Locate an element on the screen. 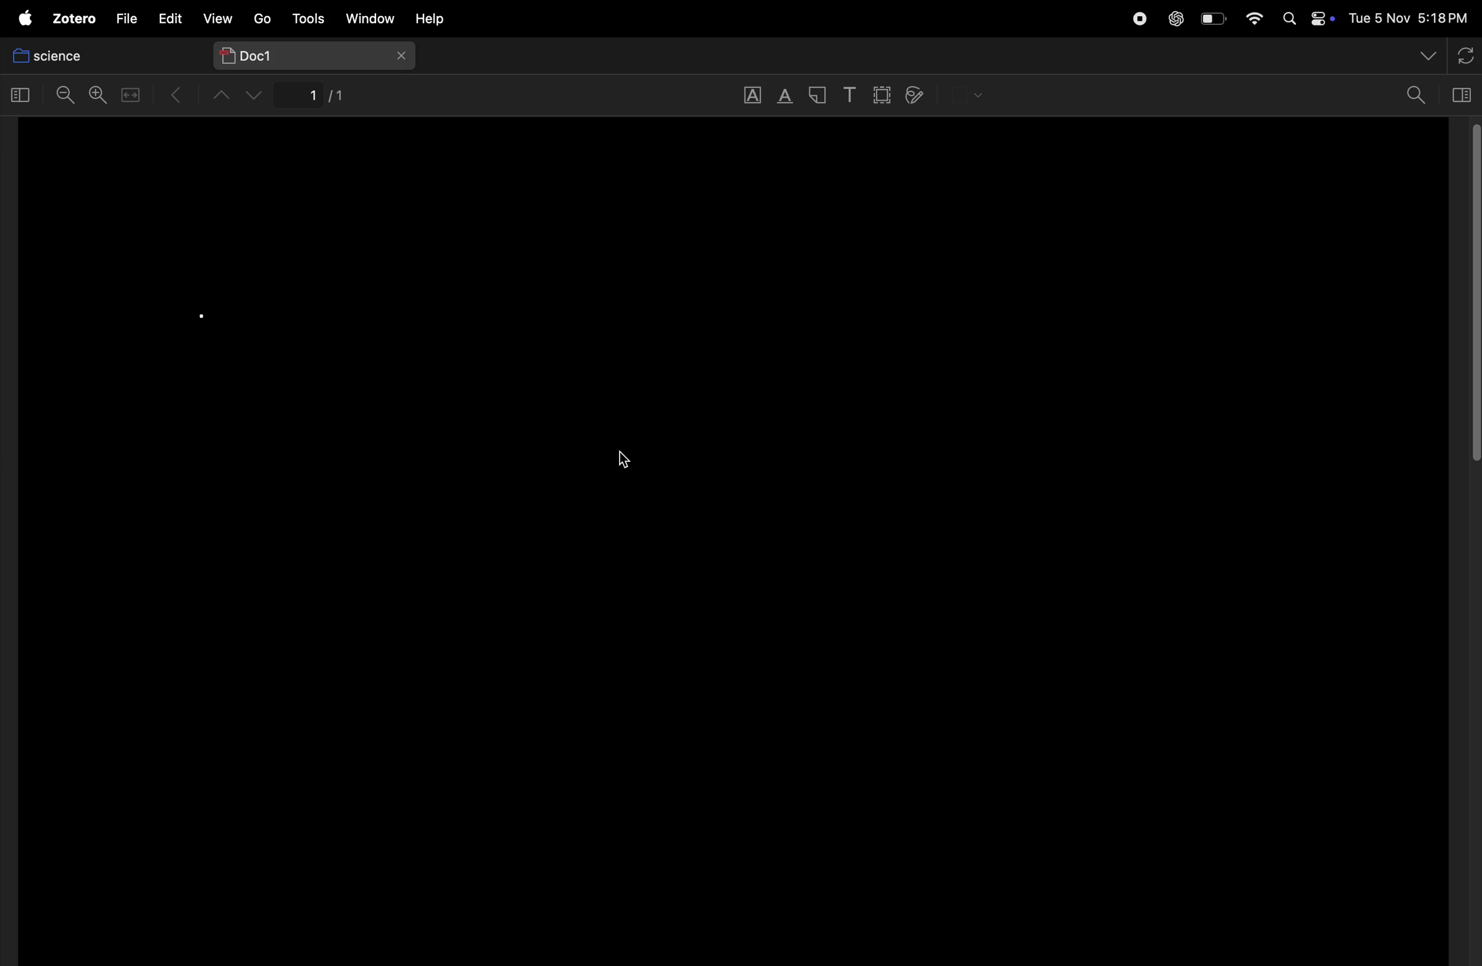 The width and height of the screenshot is (1482, 966). apple menu is located at coordinates (24, 19).